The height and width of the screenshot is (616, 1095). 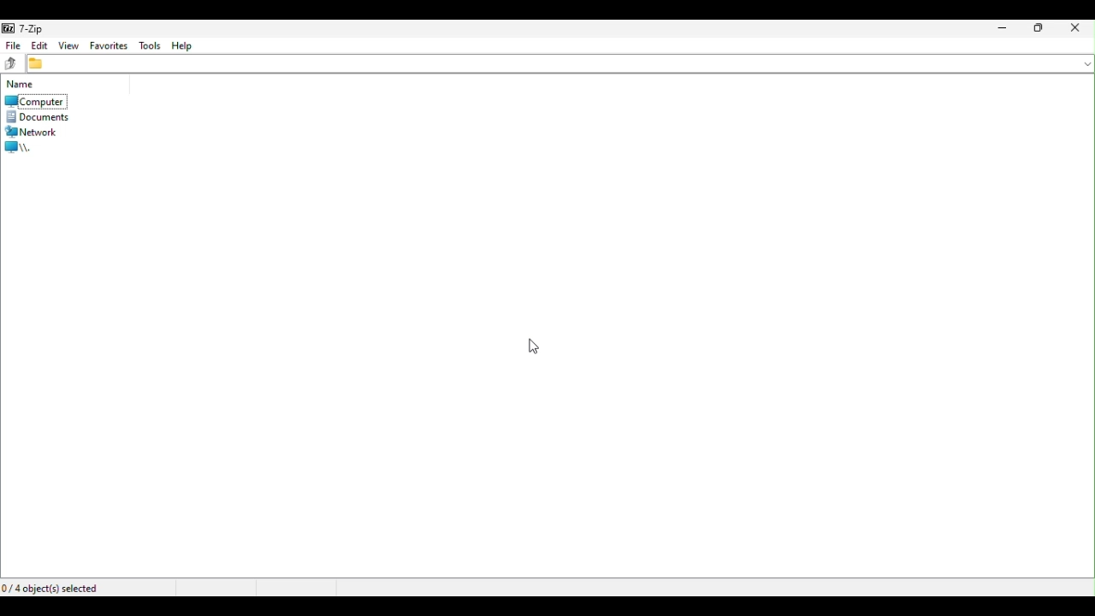 I want to click on 7 zip, so click(x=26, y=28).